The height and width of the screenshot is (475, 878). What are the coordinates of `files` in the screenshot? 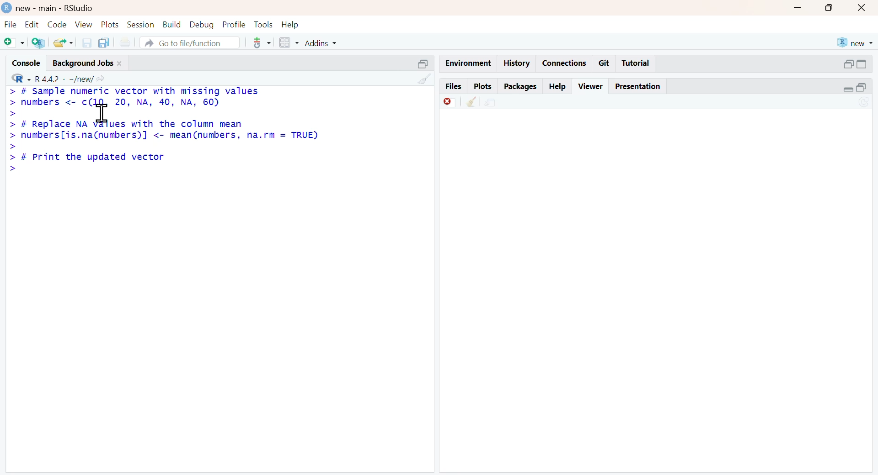 It's located at (454, 86).